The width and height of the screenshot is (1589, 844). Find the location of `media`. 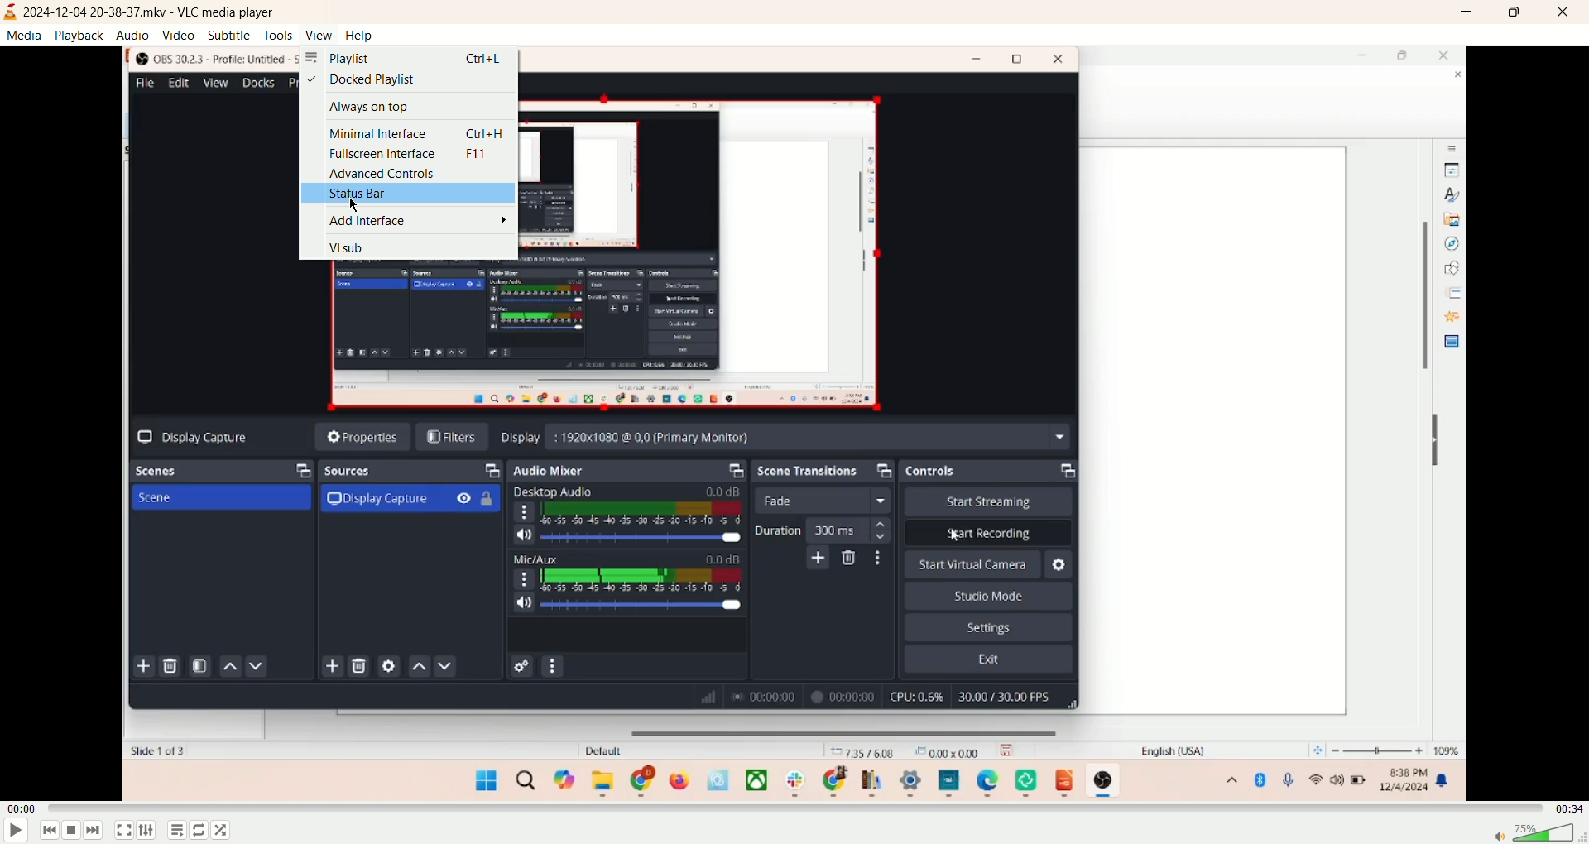

media is located at coordinates (24, 36).